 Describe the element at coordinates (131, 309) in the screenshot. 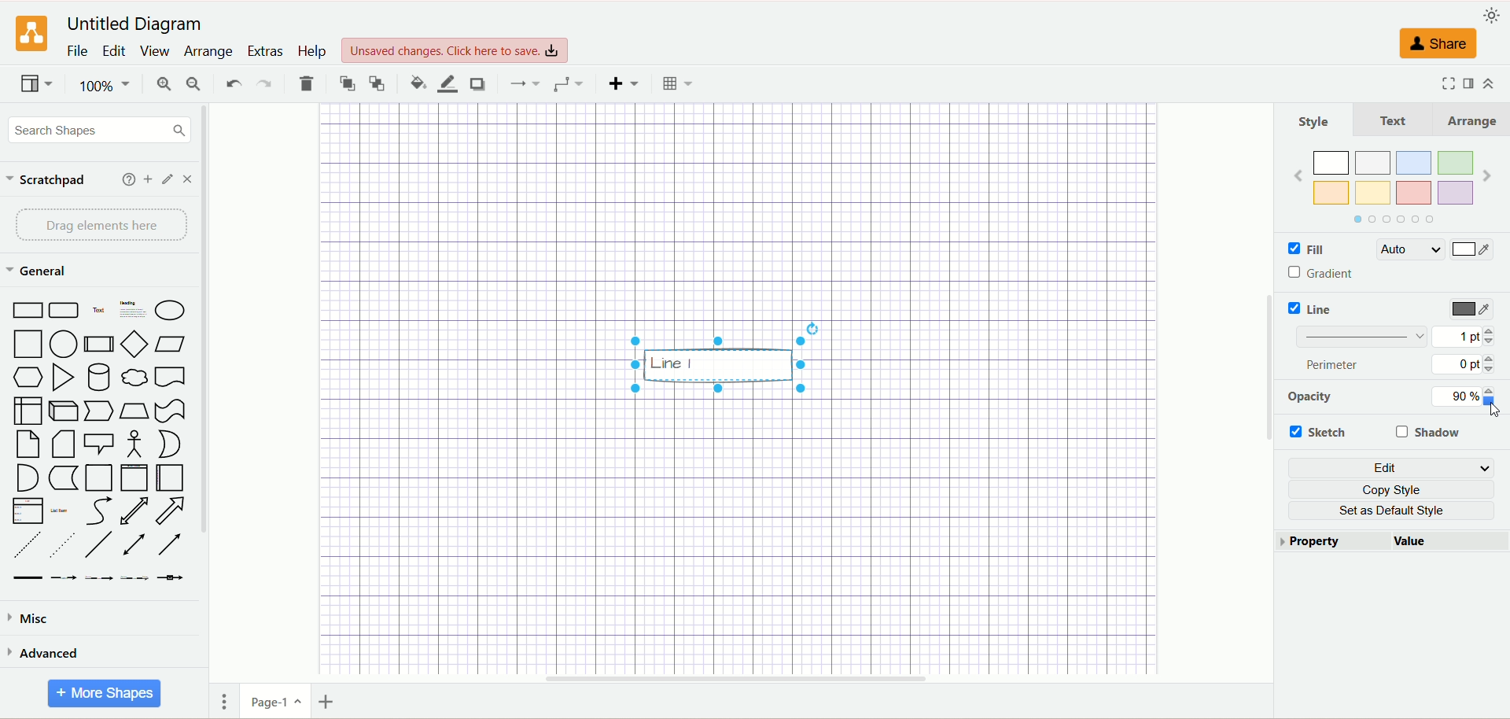

I see `Textbox` at that location.